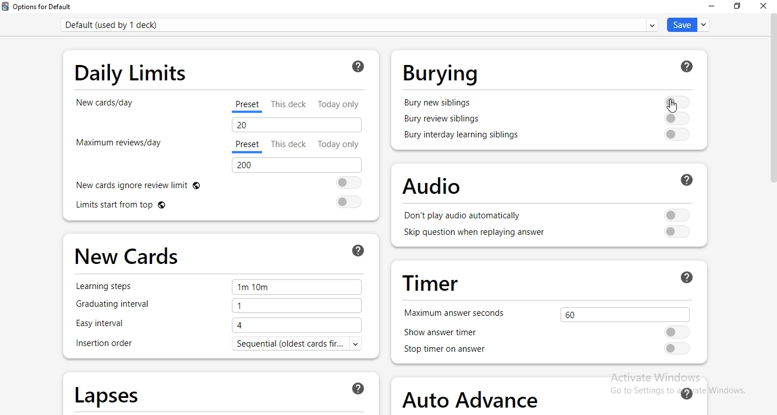 This screenshot has height=415, width=777. I want to click on this deck, so click(291, 144).